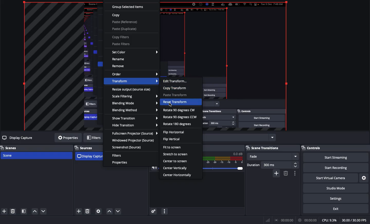 The height and width of the screenshot is (224, 370). What do you see at coordinates (335, 168) in the screenshot?
I see `Start recording` at bounding box center [335, 168].